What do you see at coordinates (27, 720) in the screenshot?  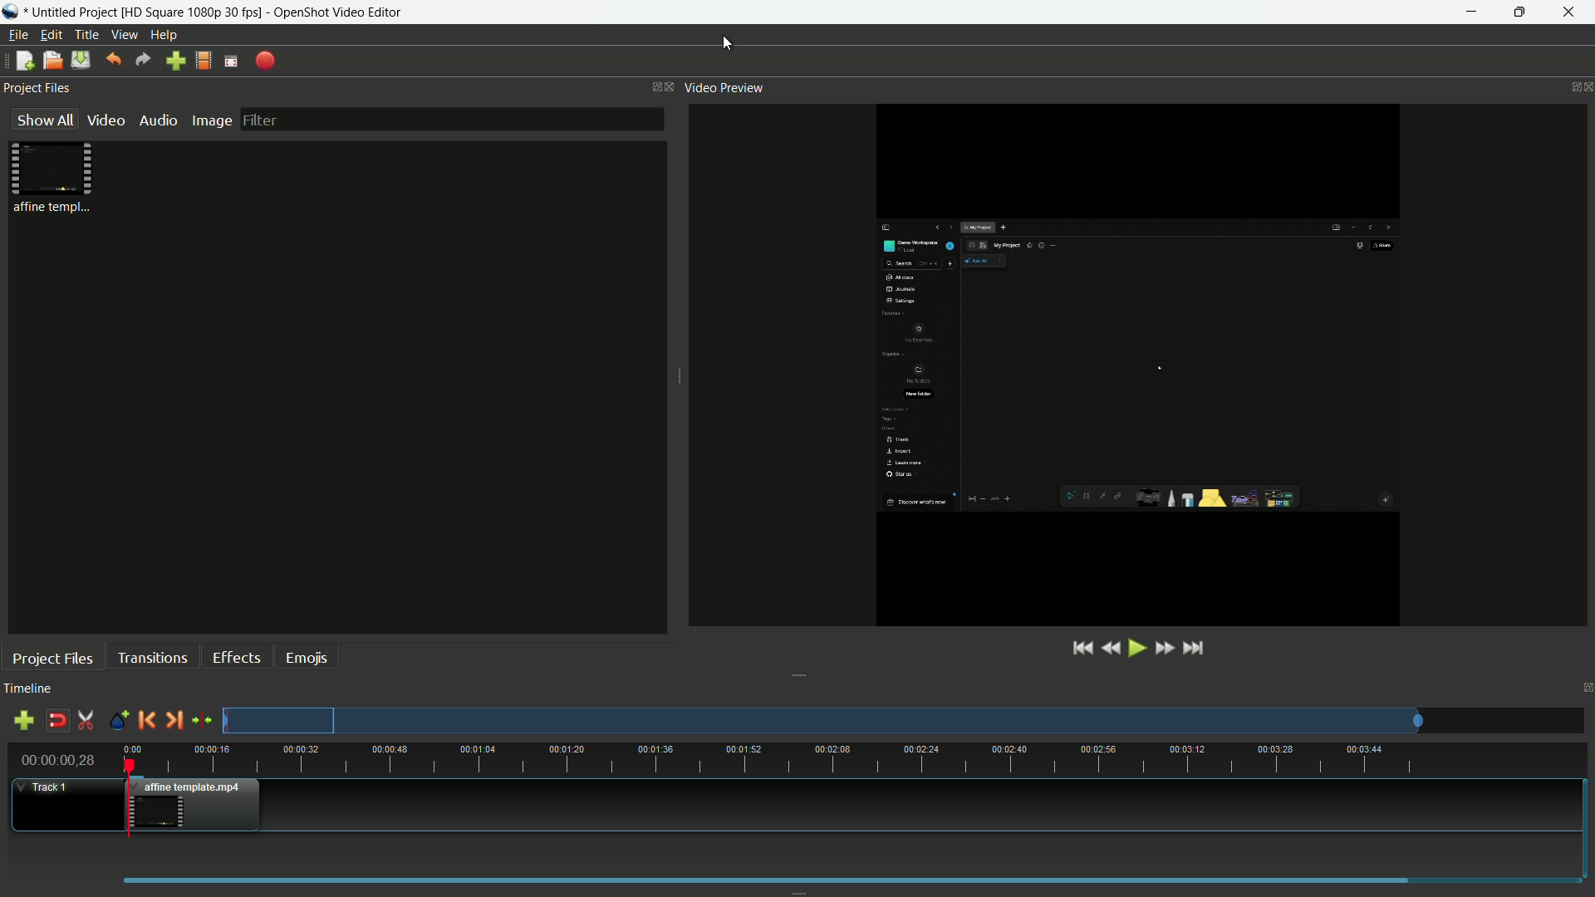 I see `add track` at bounding box center [27, 720].